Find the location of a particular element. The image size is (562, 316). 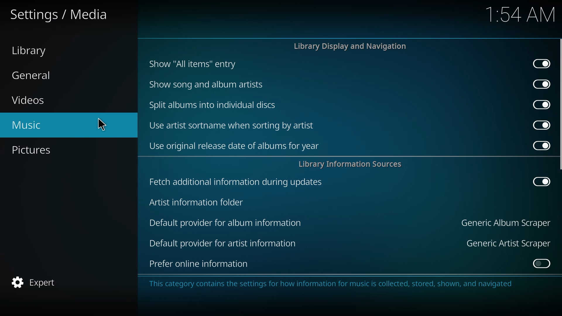

enabled is located at coordinates (539, 63).